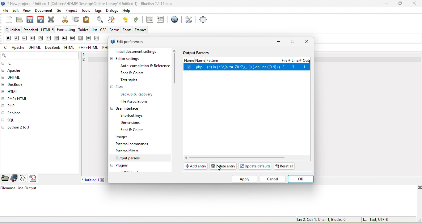 The image size is (422, 223). I want to click on find and replace, so click(113, 20).